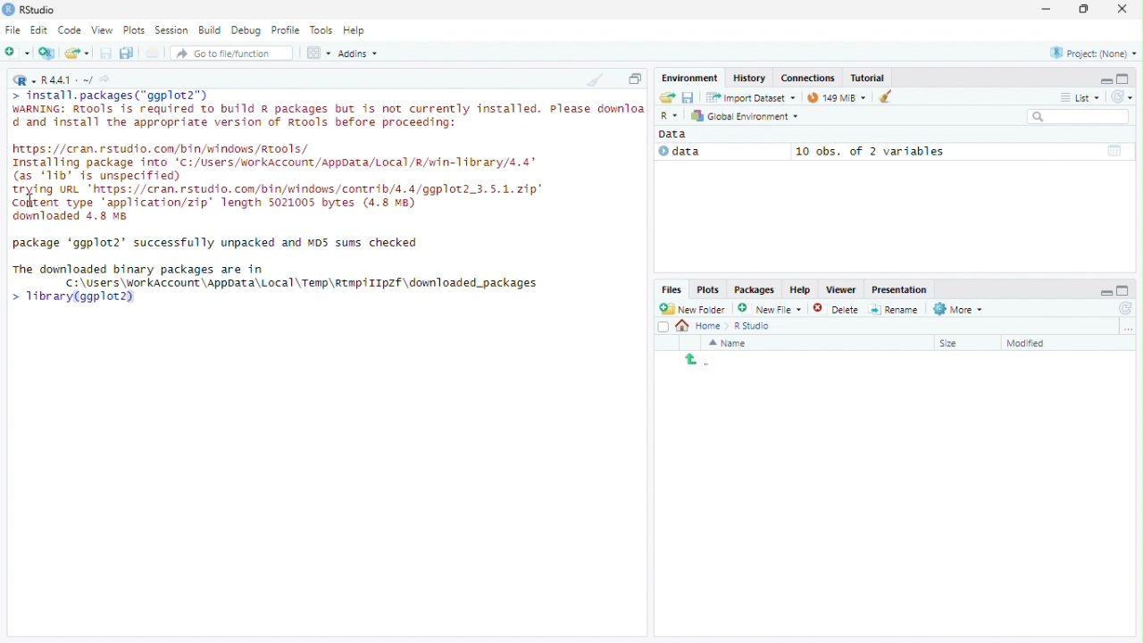 The width and height of the screenshot is (1143, 643). What do you see at coordinates (358, 53) in the screenshot?
I see `Addins` at bounding box center [358, 53].